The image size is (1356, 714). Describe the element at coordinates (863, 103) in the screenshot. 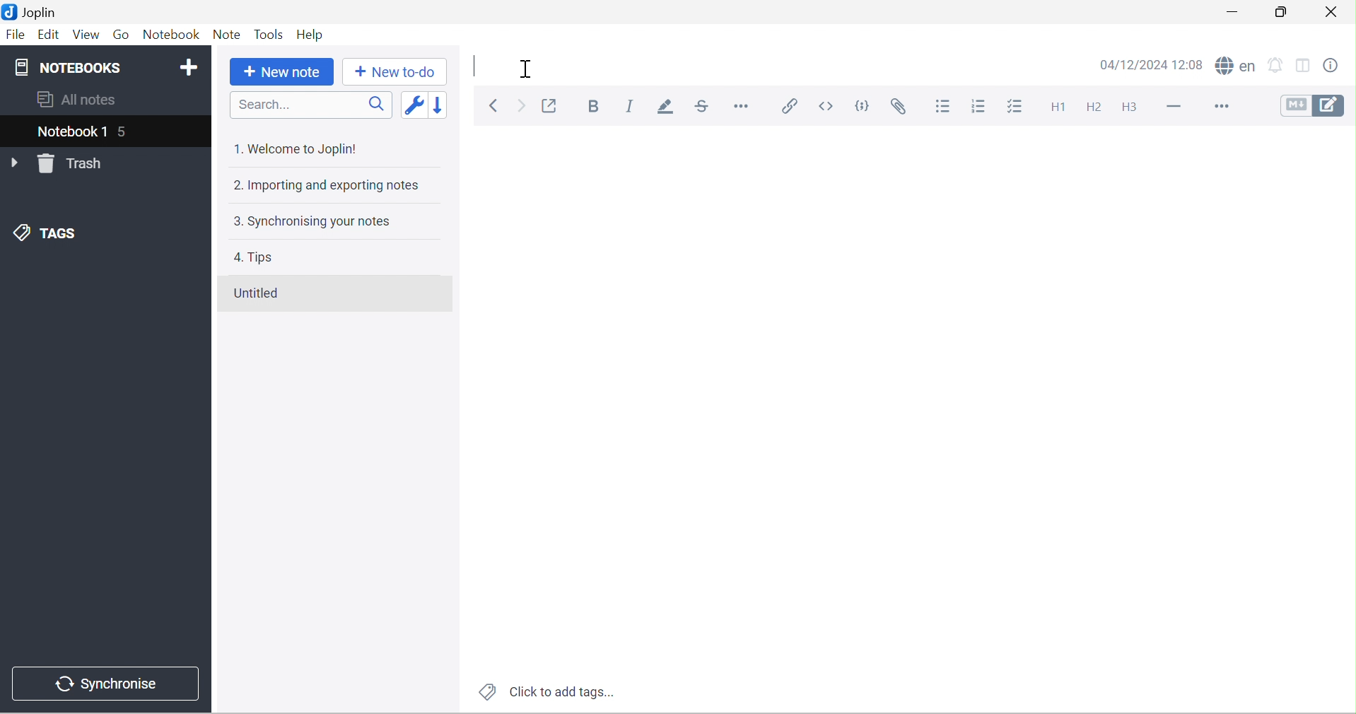

I see `Code` at that location.